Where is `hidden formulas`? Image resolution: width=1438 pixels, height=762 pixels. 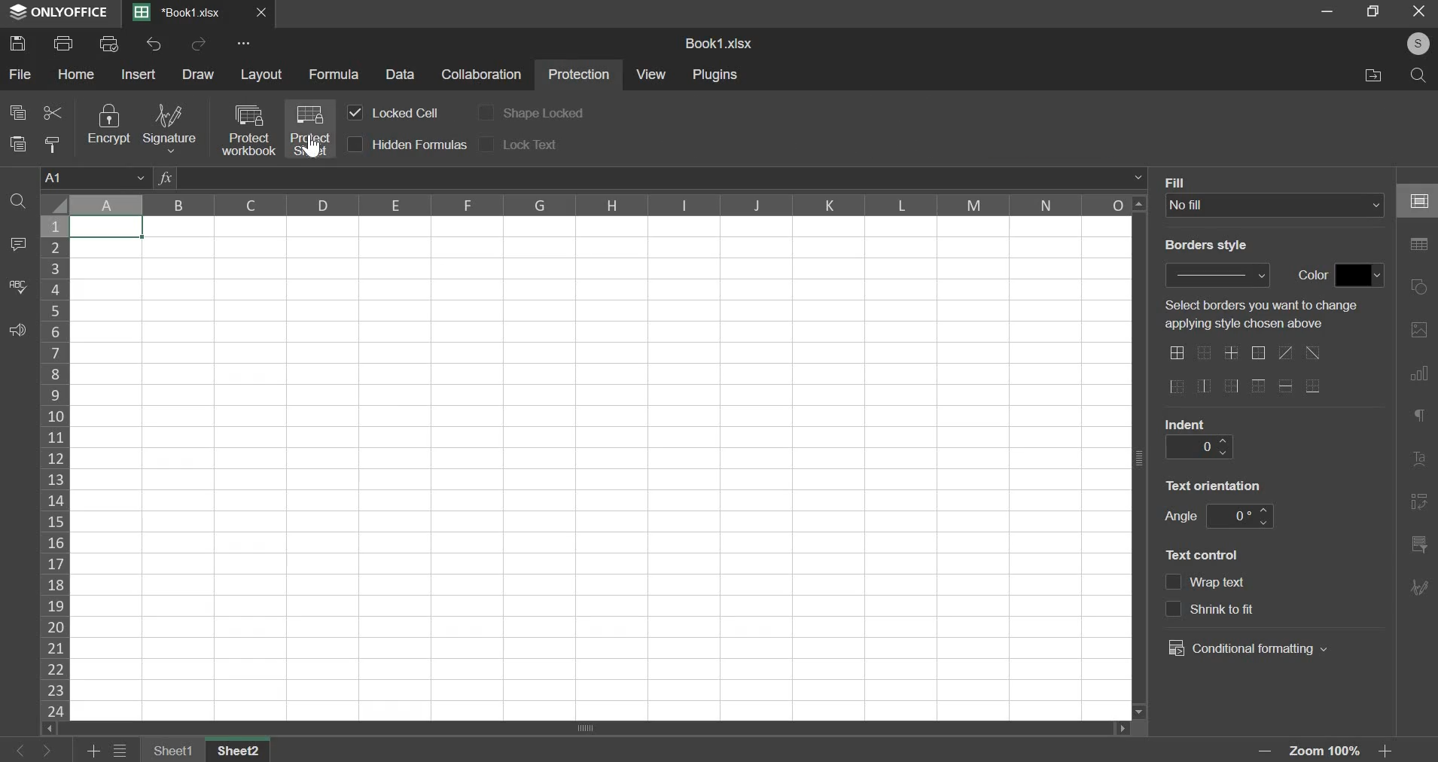
hidden formulas is located at coordinates (420, 145).